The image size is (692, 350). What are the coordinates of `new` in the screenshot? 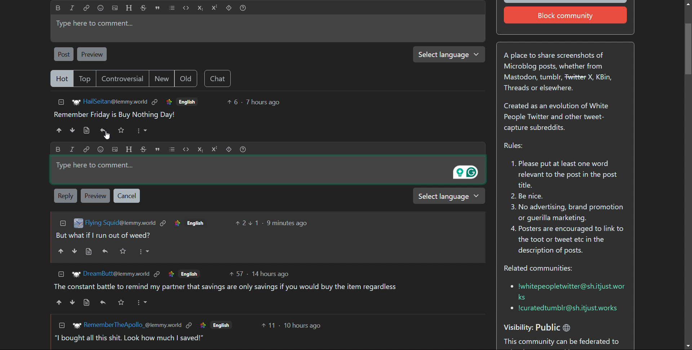 It's located at (162, 79).